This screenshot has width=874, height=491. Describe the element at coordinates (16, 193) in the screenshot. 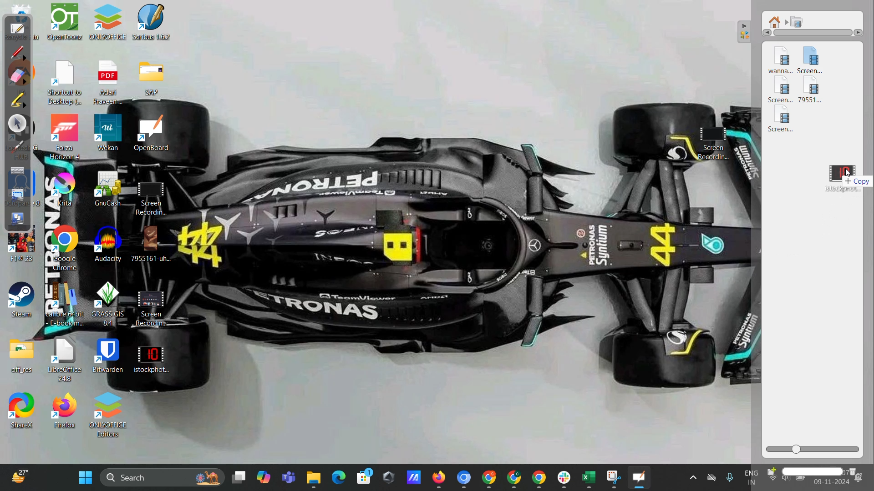

I see `capture part of screen` at that location.